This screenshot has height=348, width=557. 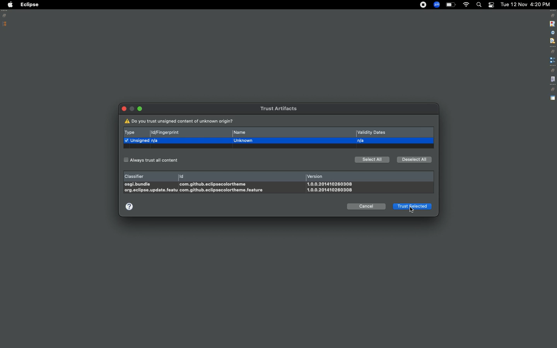 I want to click on Close, so click(x=125, y=109).